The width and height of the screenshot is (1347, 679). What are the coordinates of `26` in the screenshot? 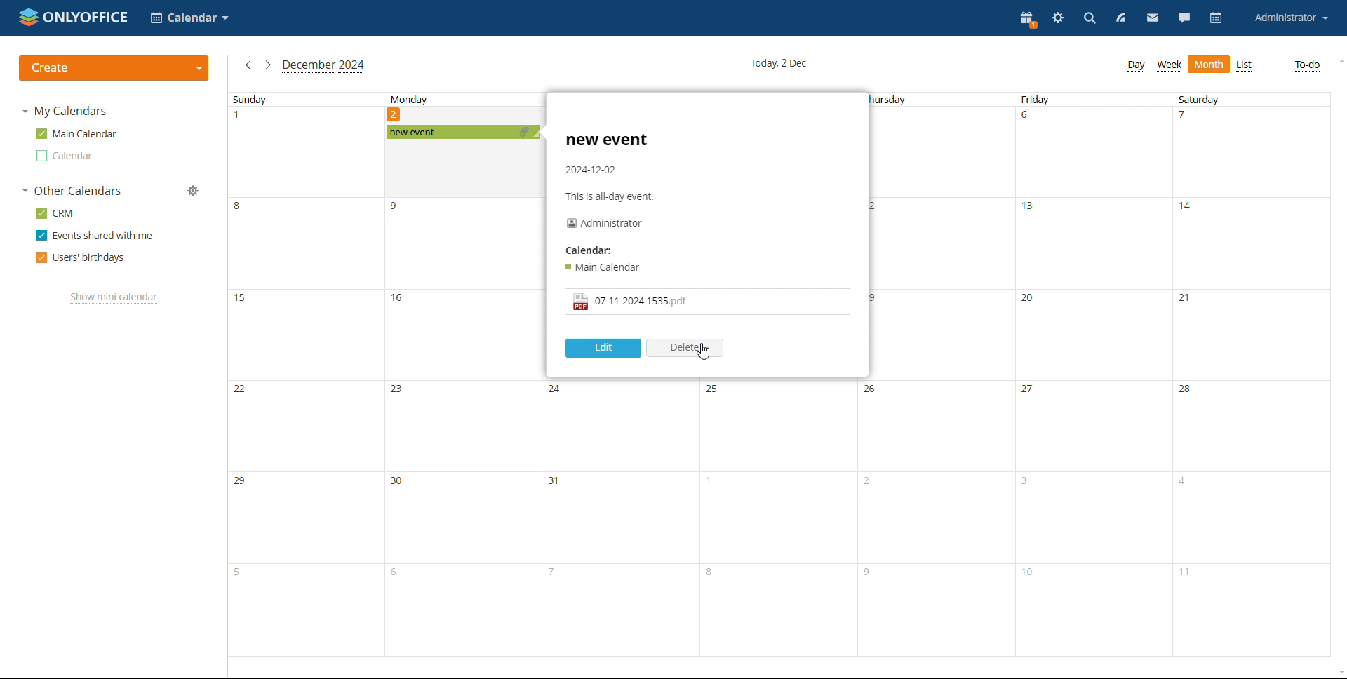 It's located at (873, 391).